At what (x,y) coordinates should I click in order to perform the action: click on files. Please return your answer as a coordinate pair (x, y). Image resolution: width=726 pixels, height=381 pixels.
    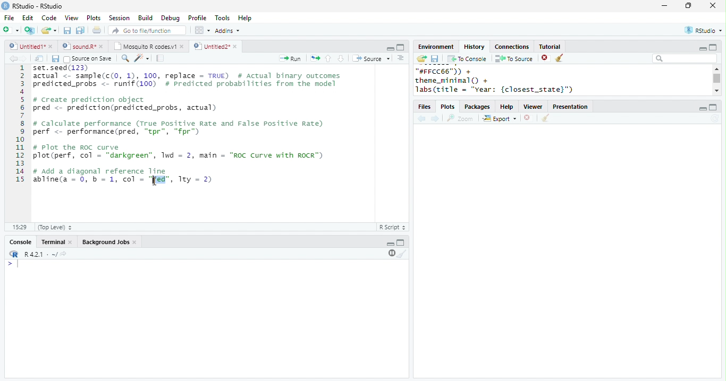
    Looking at the image, I should click on (425, 107).